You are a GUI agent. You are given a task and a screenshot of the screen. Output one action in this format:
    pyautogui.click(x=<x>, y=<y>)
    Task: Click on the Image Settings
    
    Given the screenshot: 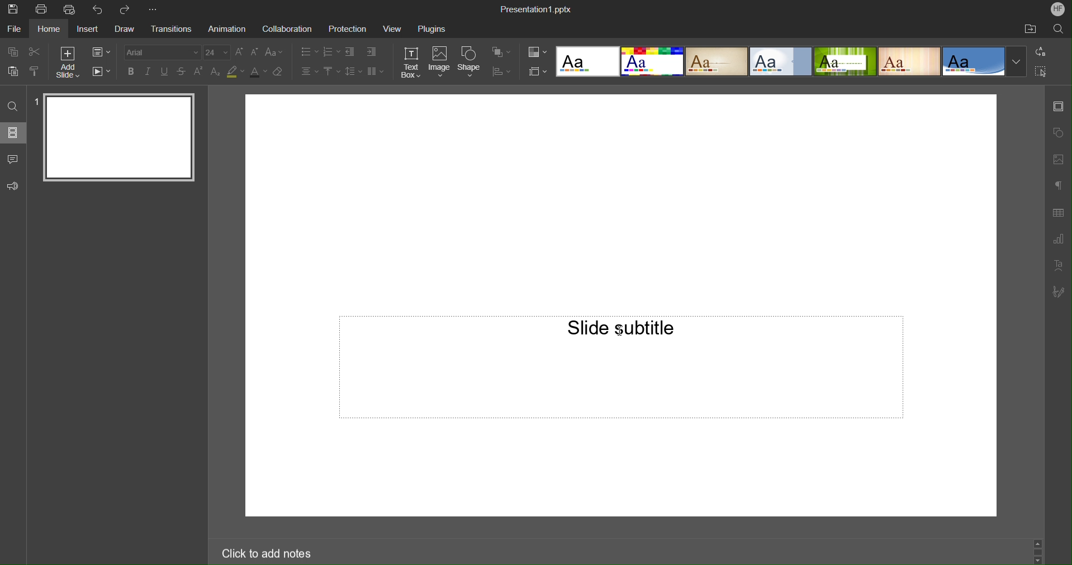 What is the action you would take?
    pyautogui.click(x=1057, y=160)
    